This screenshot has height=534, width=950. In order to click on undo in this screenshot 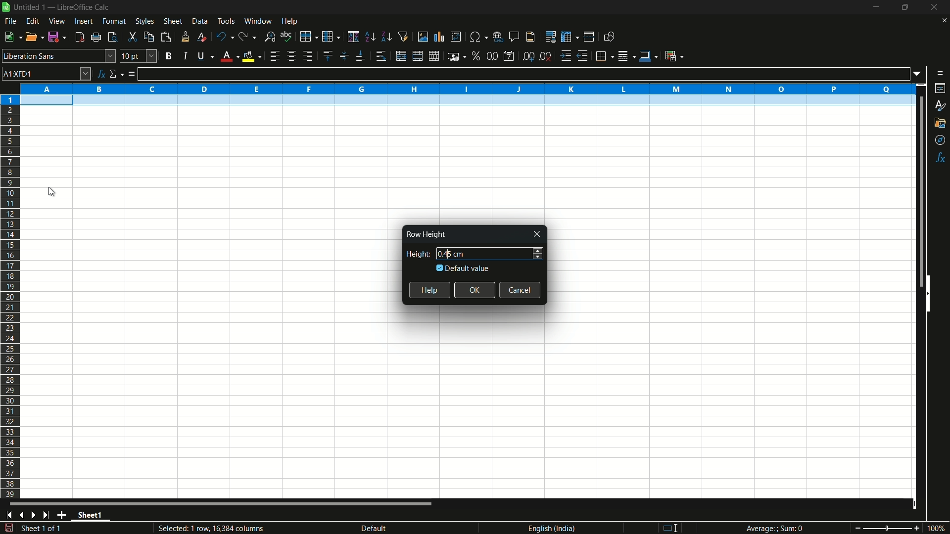, I will do `click(223, 36)`.